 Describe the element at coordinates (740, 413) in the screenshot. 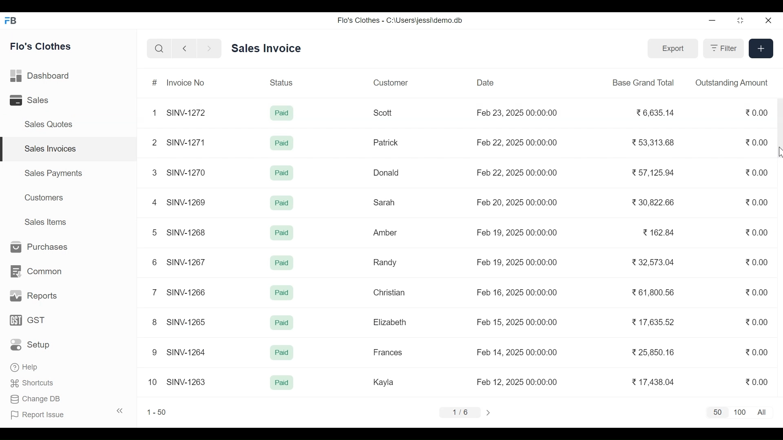

I see `1100` at that location.